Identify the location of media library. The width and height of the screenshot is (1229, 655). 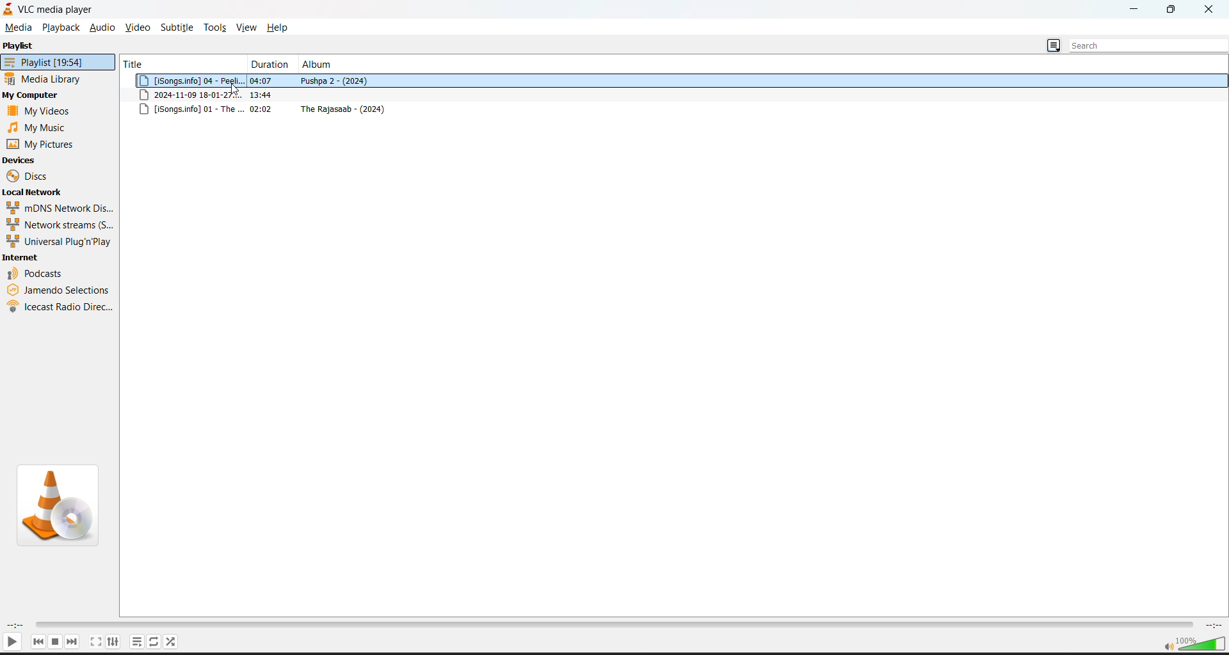
(47, 80).